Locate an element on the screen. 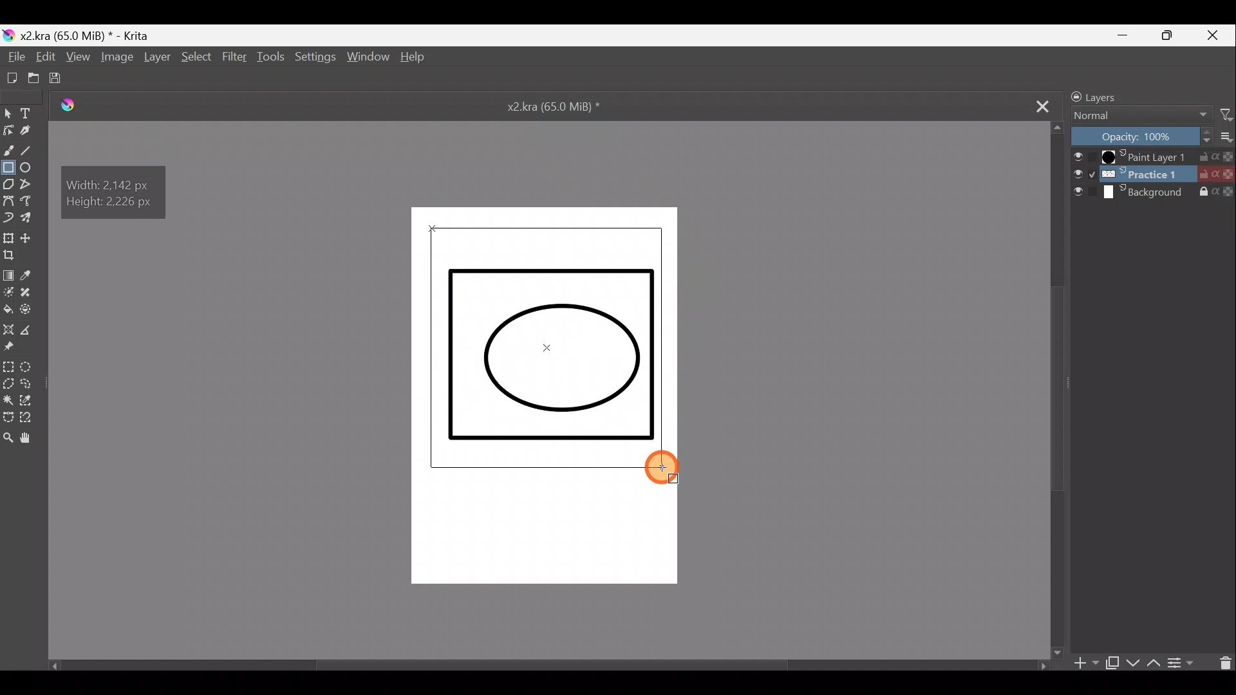  Enclose & fill tool is located at coordinates (32, 311).